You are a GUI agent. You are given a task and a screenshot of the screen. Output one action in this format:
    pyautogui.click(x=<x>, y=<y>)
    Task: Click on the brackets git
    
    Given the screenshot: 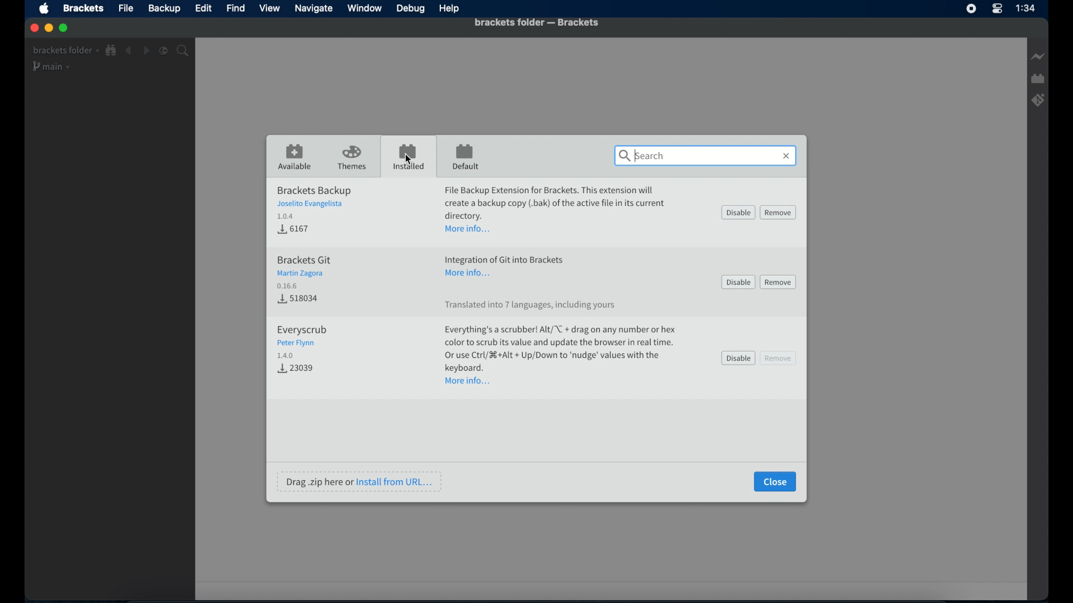 What is the action you would take?
    pyautogui.click(x=306, y=272)
    